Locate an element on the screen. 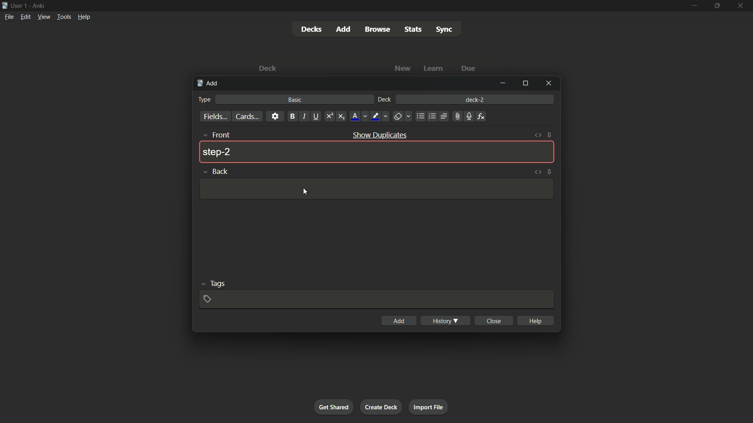  add is located at coordinates (342, 29).